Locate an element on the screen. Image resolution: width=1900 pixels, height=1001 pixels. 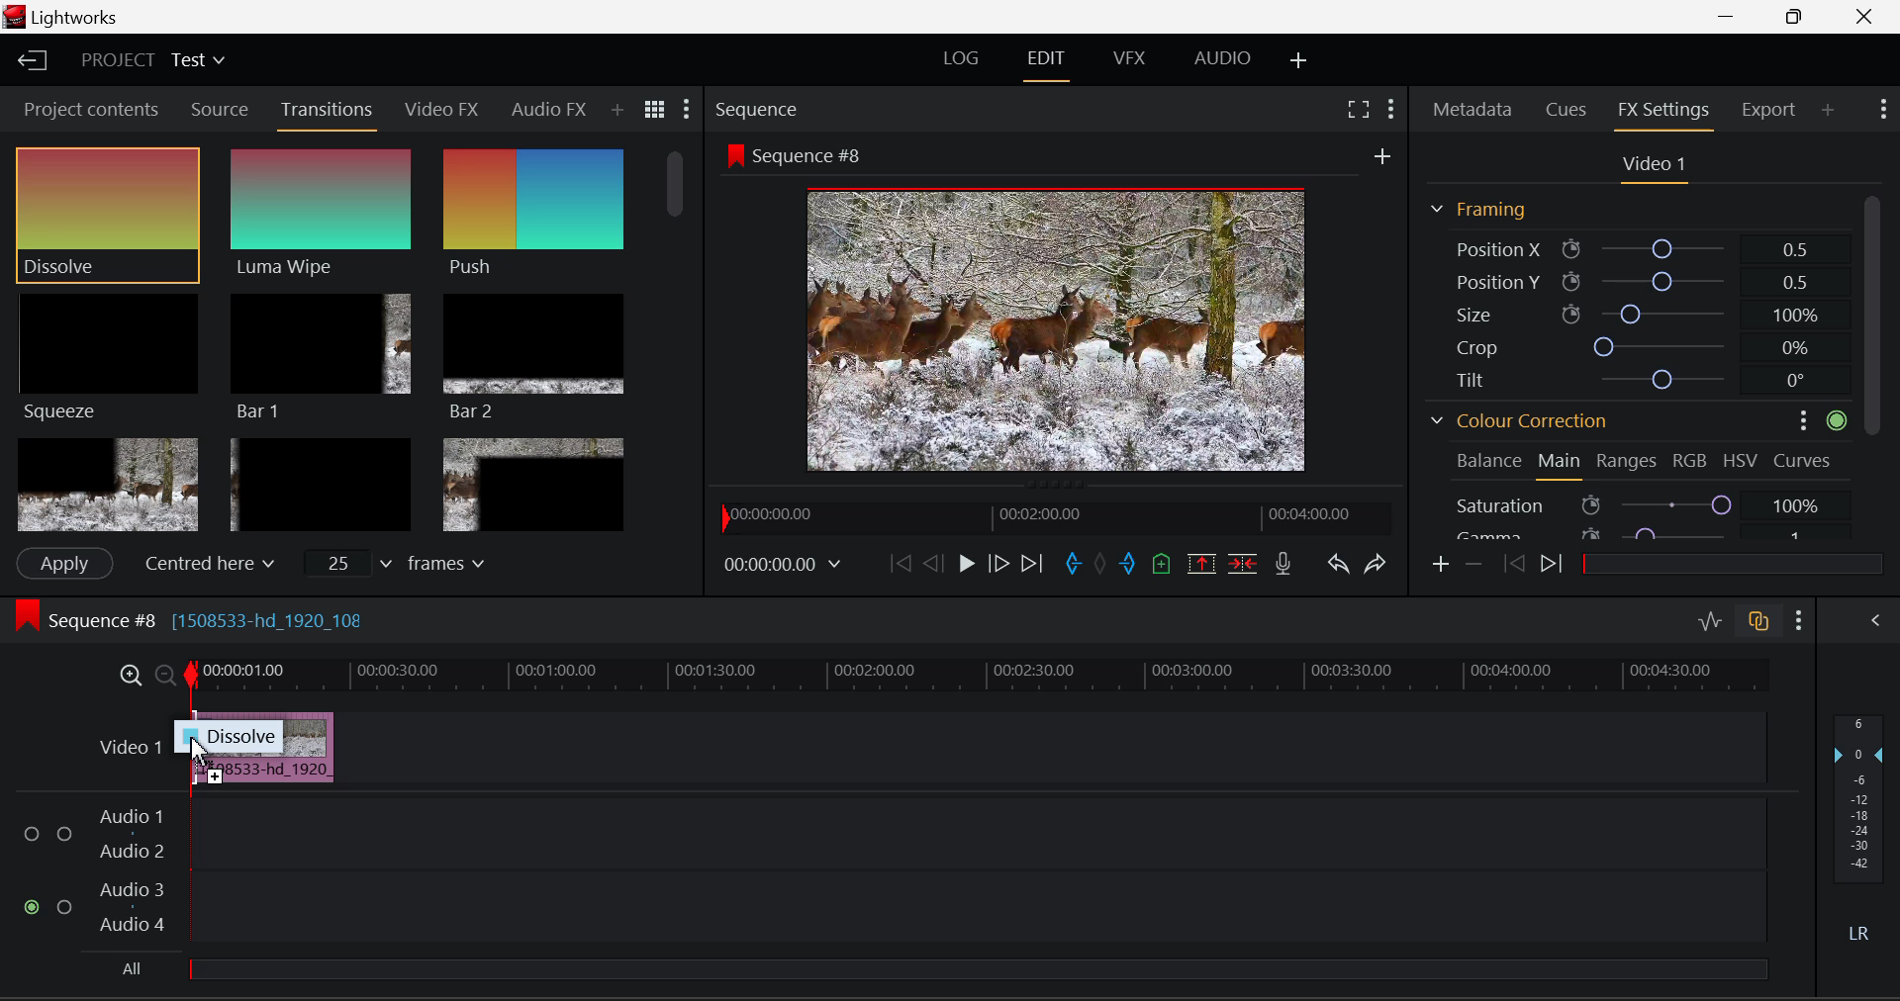
Centered here is located at coordinates (209, 562).